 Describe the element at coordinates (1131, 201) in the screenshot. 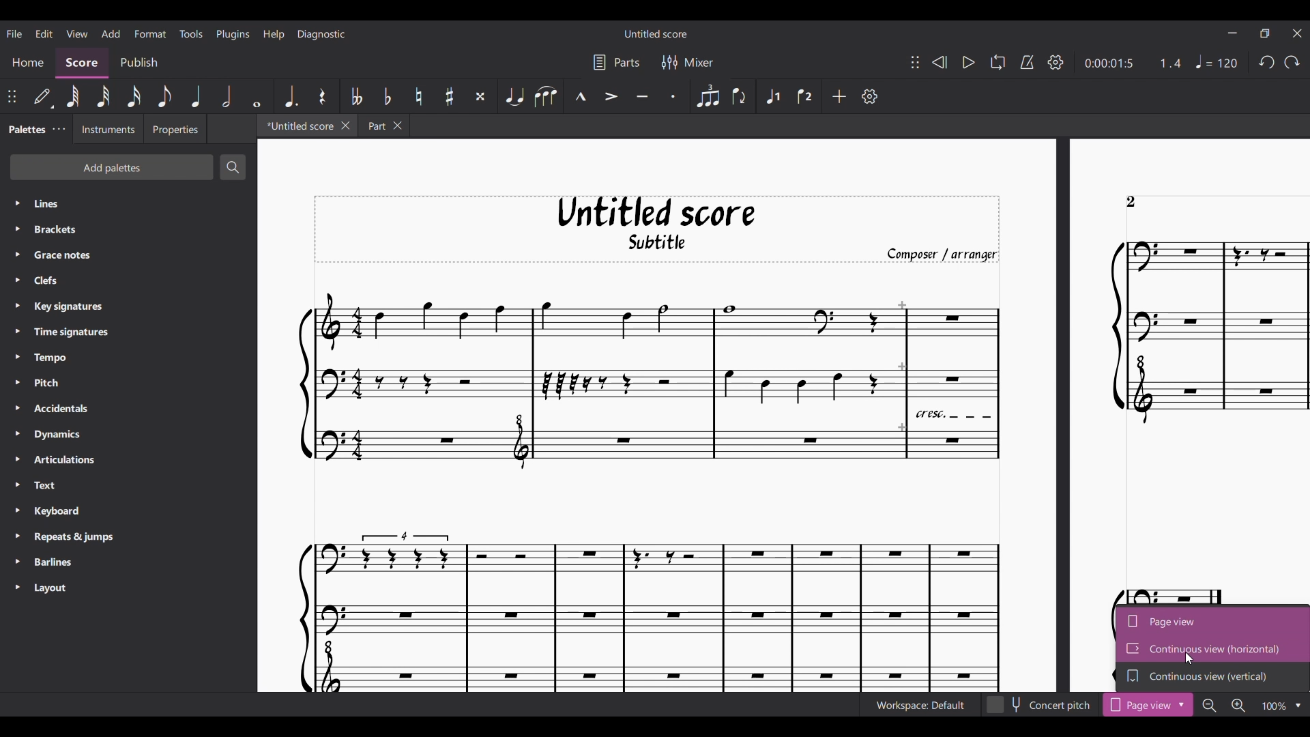

I see `Indicates page number` at that location.